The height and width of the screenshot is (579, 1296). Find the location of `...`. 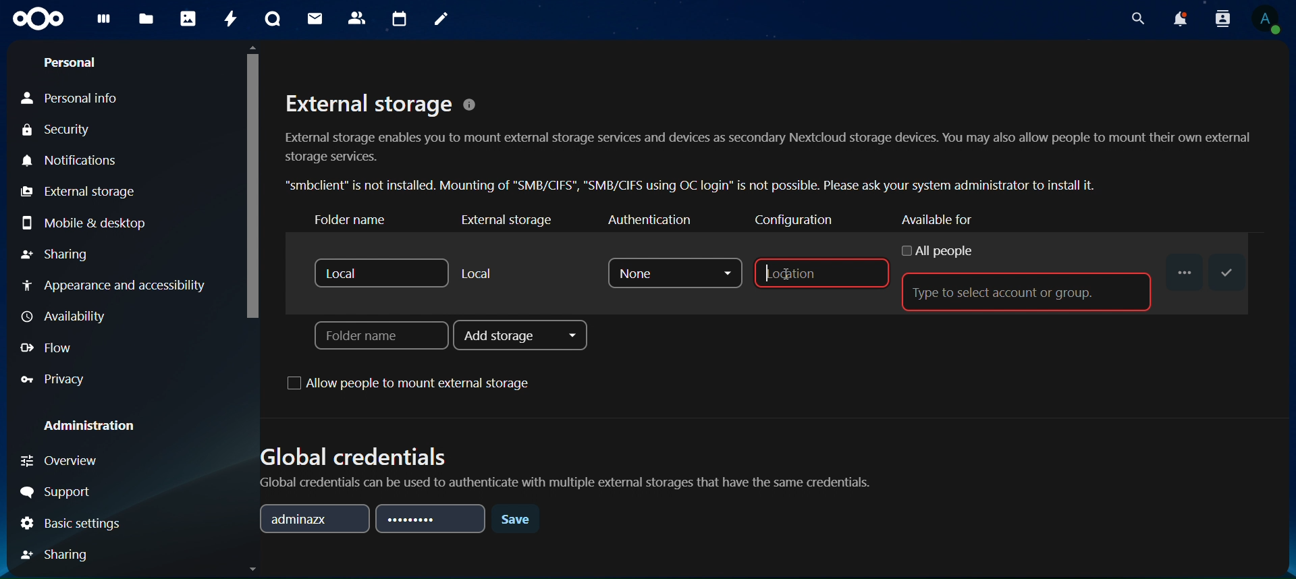

... is located at coordinates (1183, 269).